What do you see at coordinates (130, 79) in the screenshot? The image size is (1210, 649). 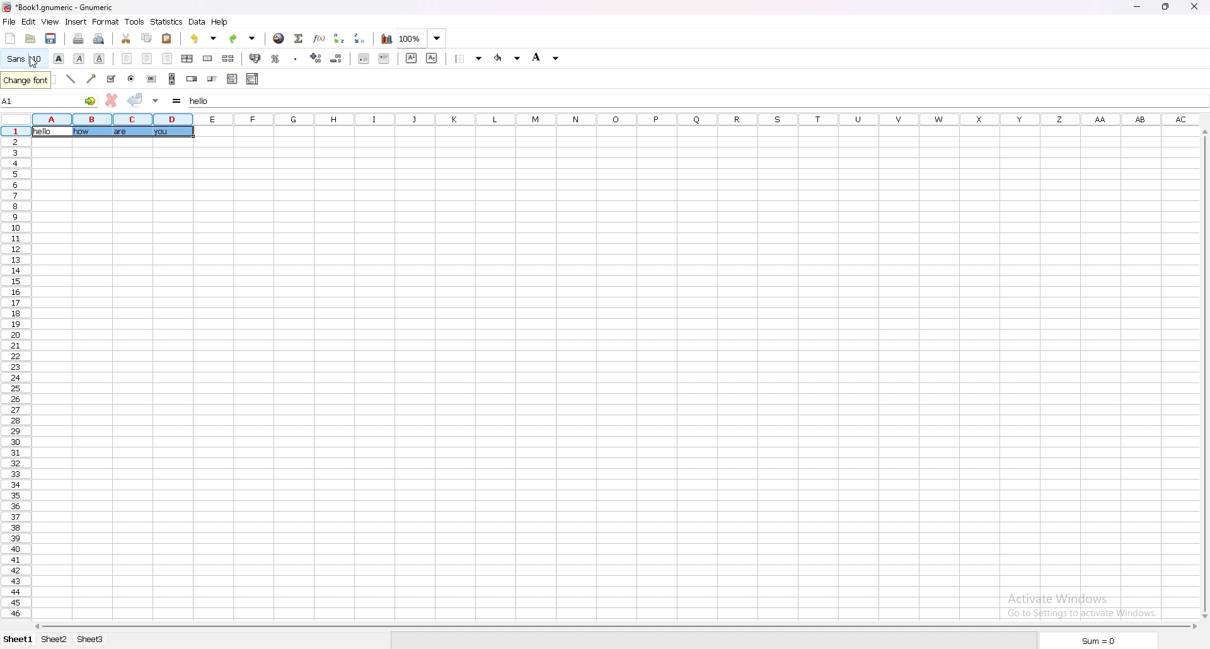 I see `radio button` at bounding box center [130, 79].